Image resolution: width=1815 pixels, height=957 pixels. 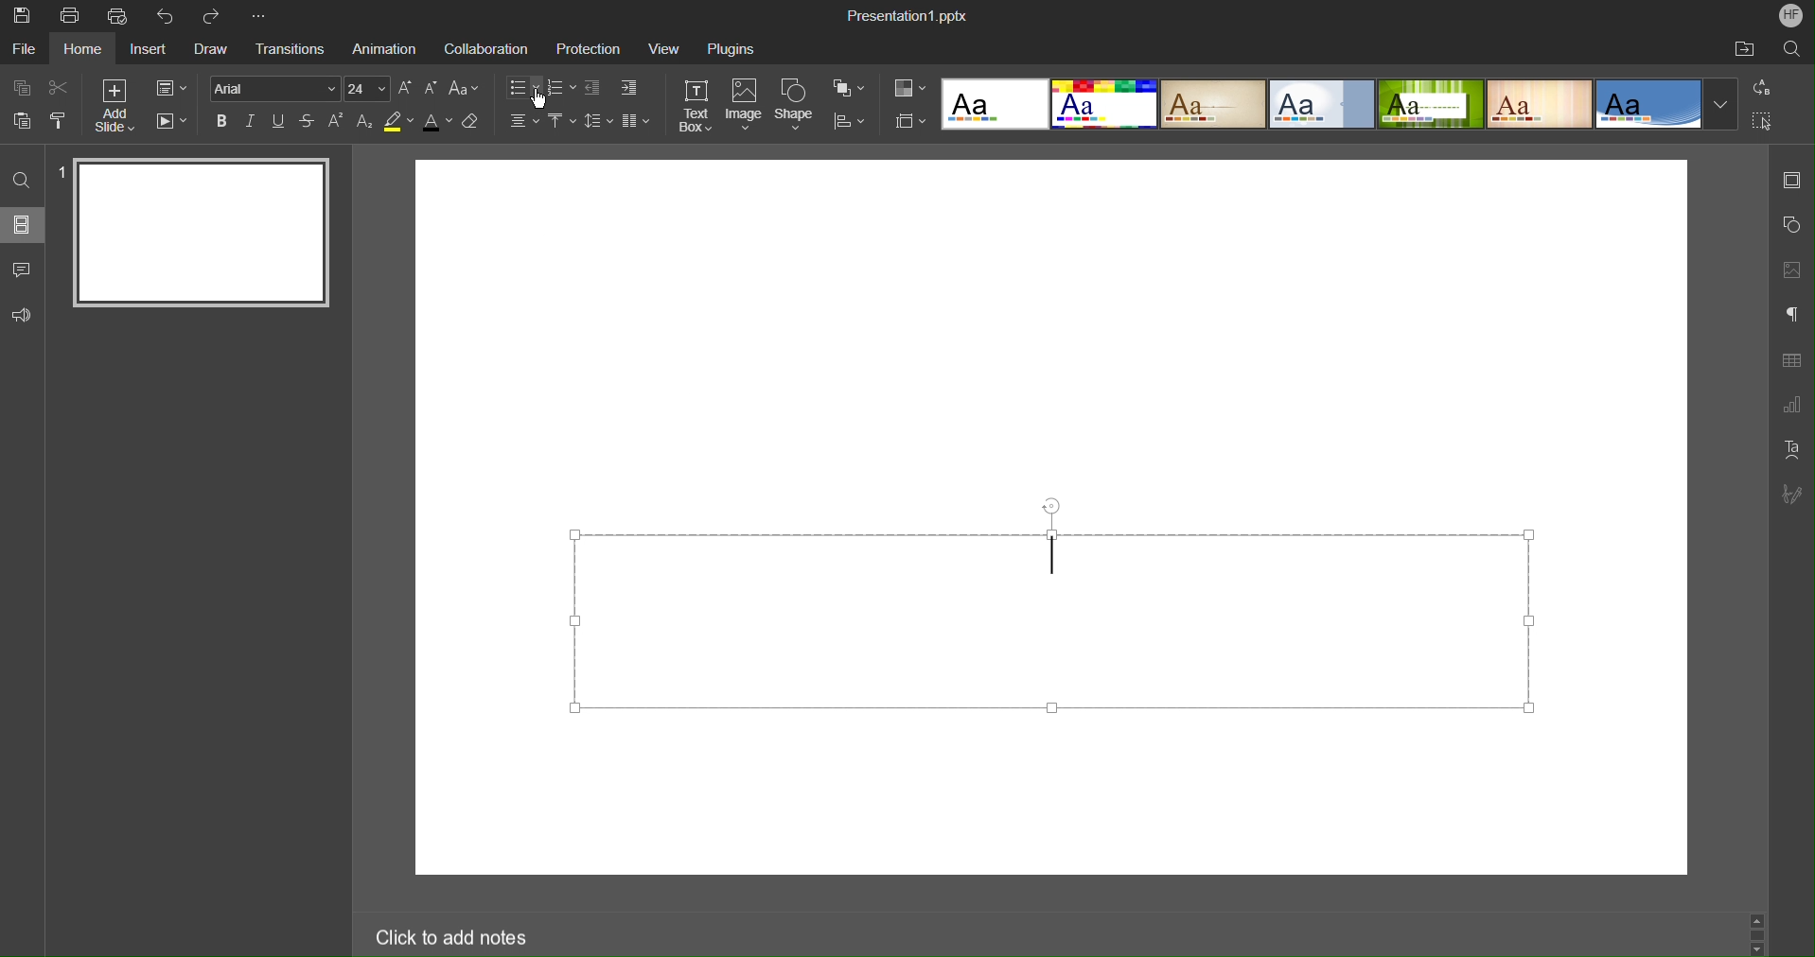 I want to click on Arrange, so click(x=850, y=86).